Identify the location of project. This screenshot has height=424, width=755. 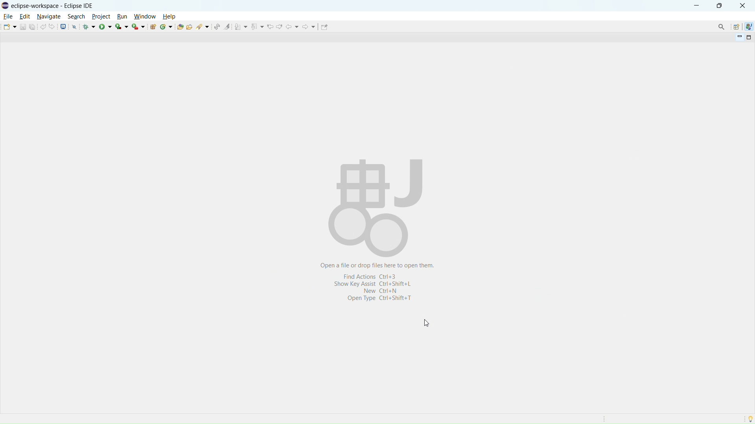
(101, 16).